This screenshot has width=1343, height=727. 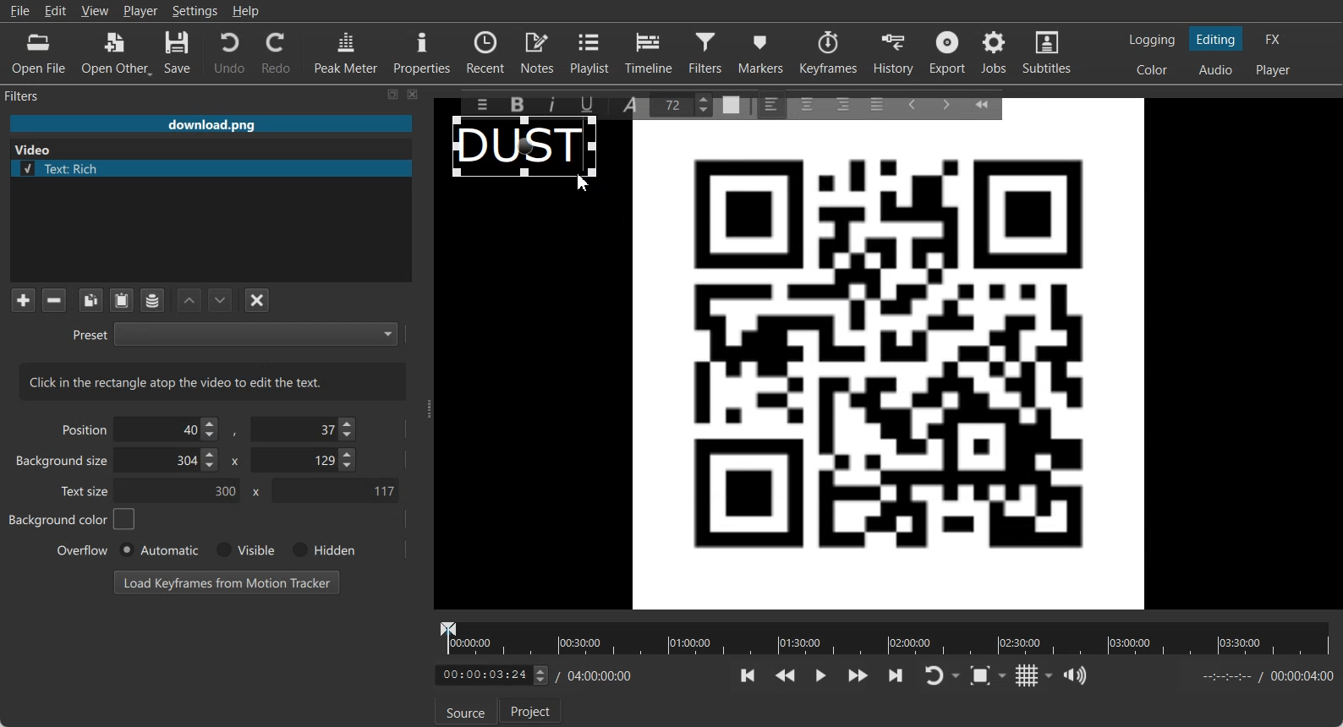 What do you see at coordinates (708, 52) in the screenshot?
I see `Filters` at bounding box center [708, 52].